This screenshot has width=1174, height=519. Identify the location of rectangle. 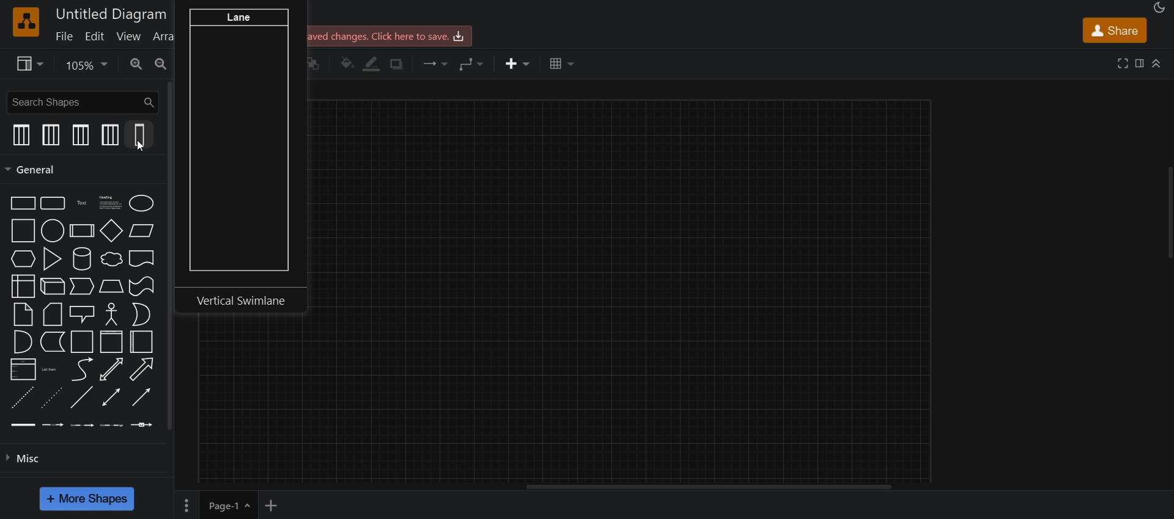
(19, 203).